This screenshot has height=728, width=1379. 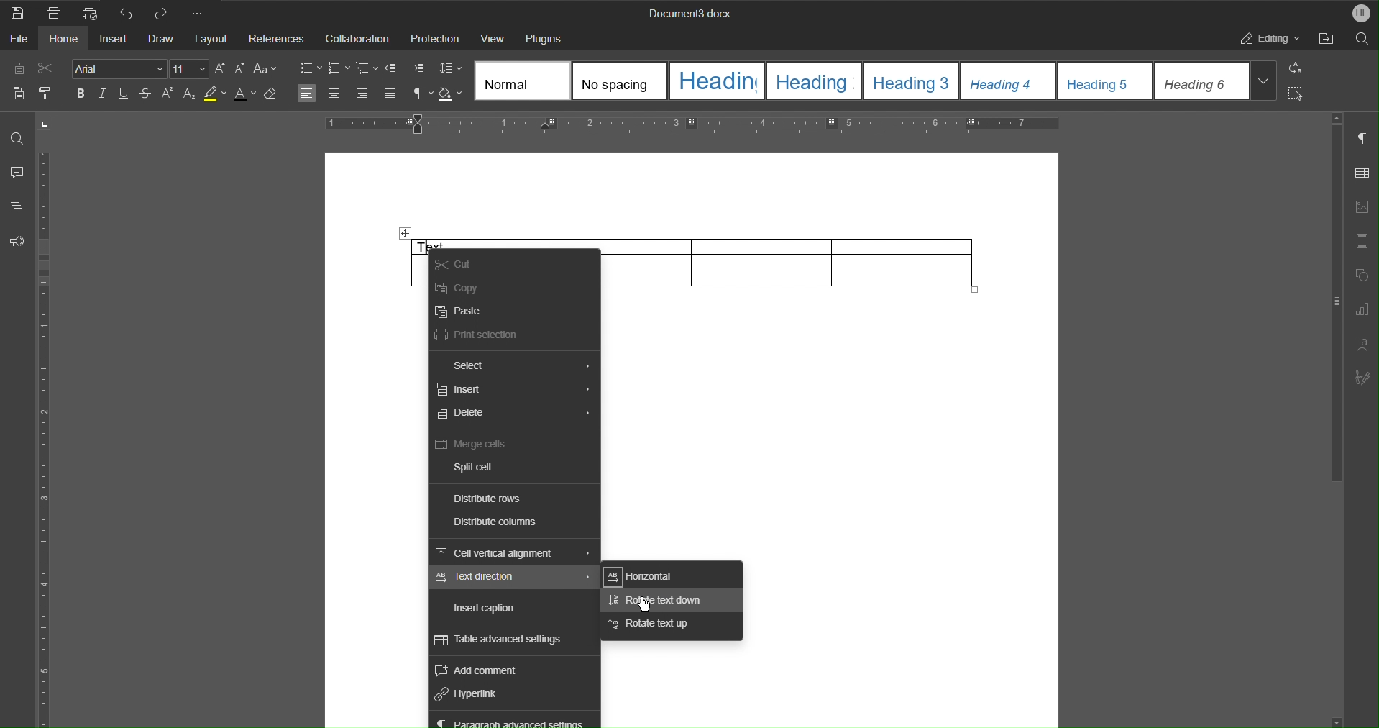 I want to click on Quick Print, so click(x=88, y=12).